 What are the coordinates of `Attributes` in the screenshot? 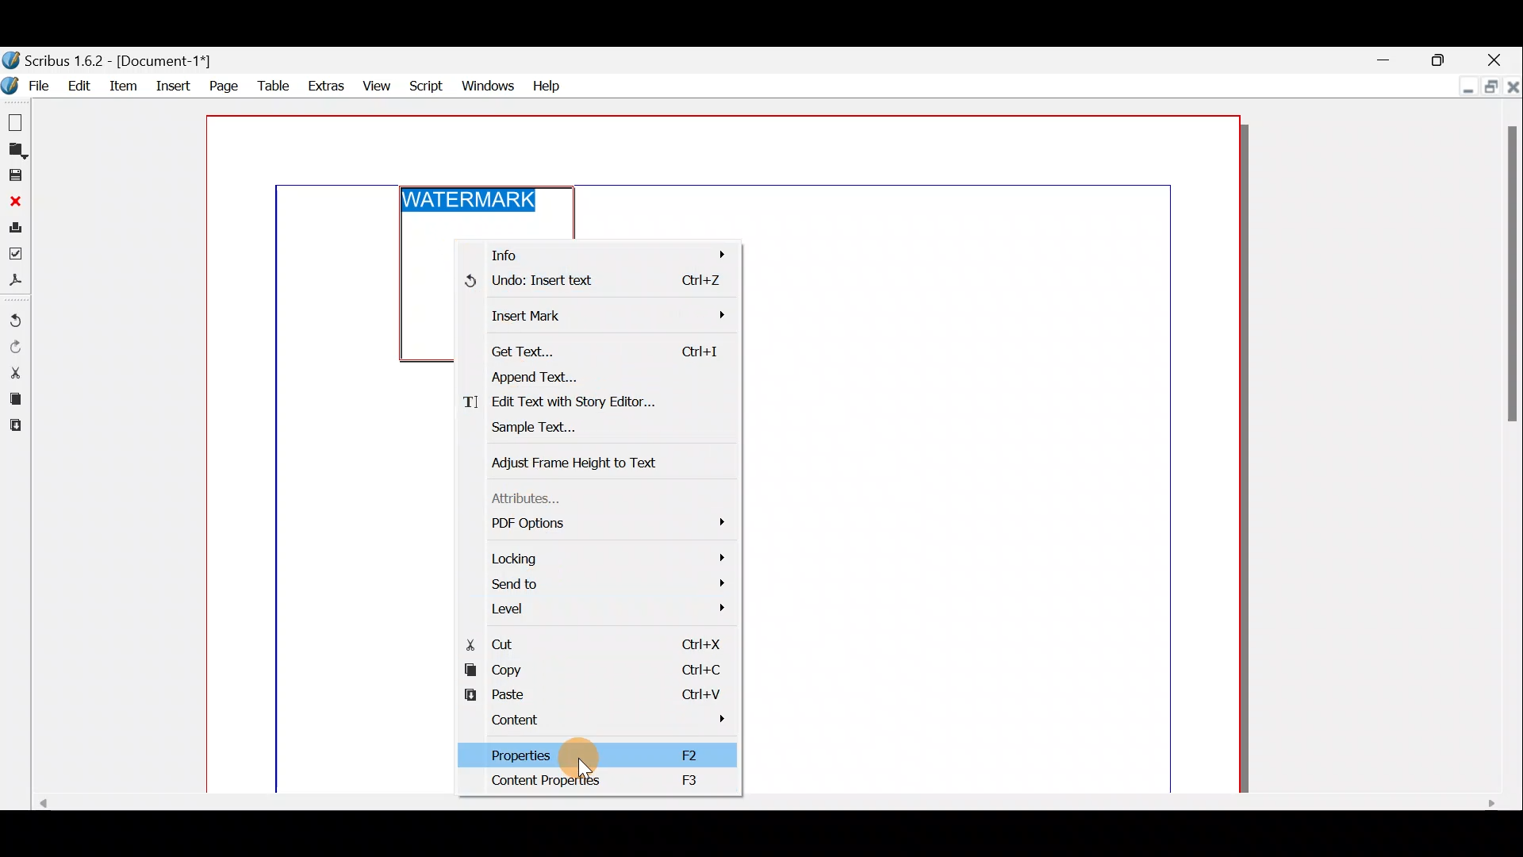 It's located at (534, 499).